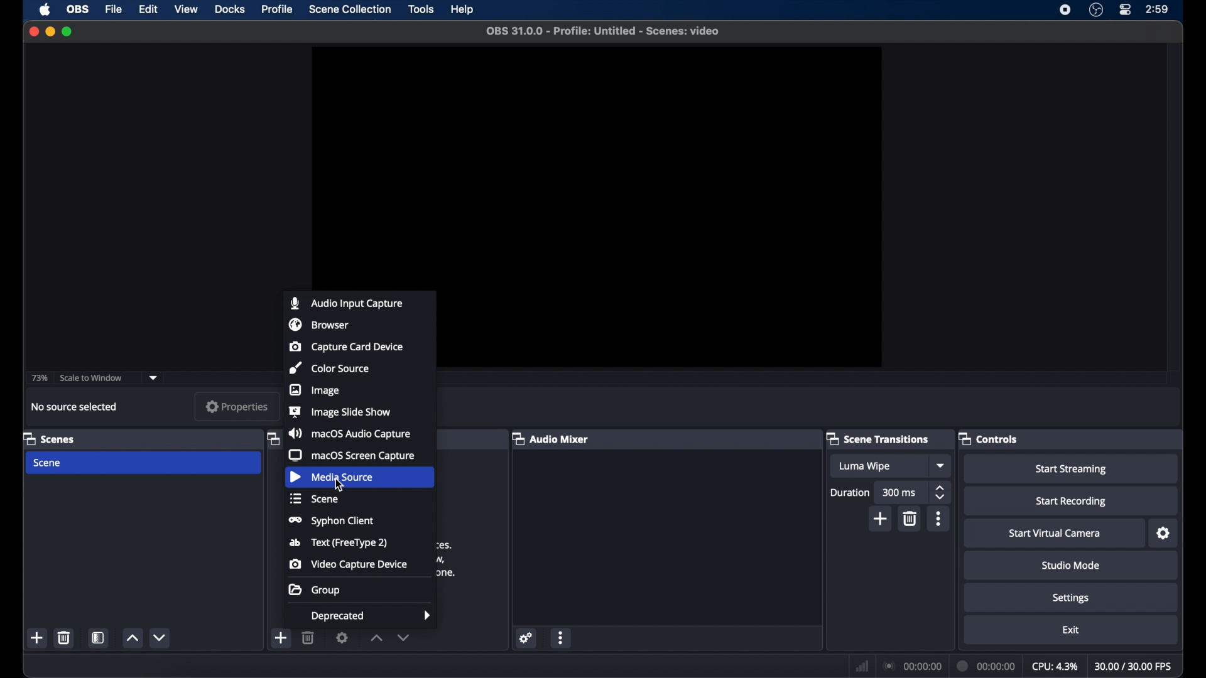  What do you see at coordinates (50, 31) in the screenshot?
I see `minimize` at bounding box center [50, 31].